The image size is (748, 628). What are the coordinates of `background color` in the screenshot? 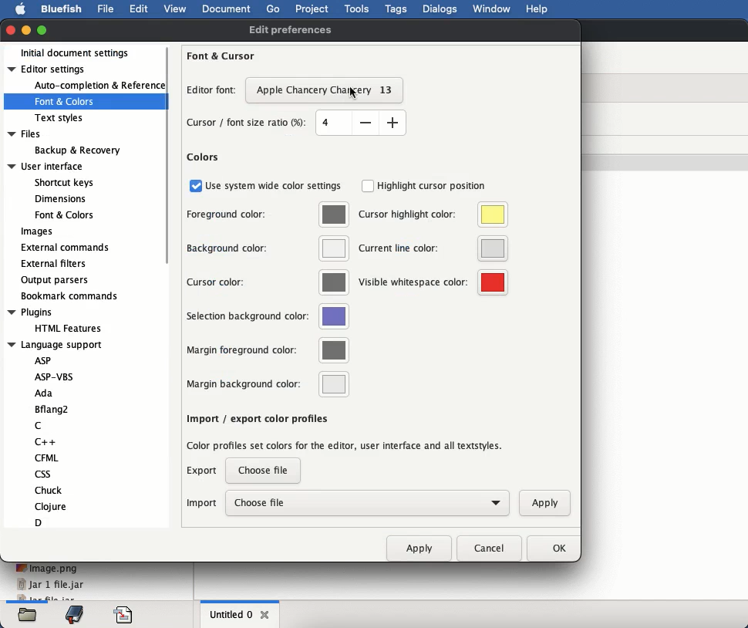 It's located at (267, 248).